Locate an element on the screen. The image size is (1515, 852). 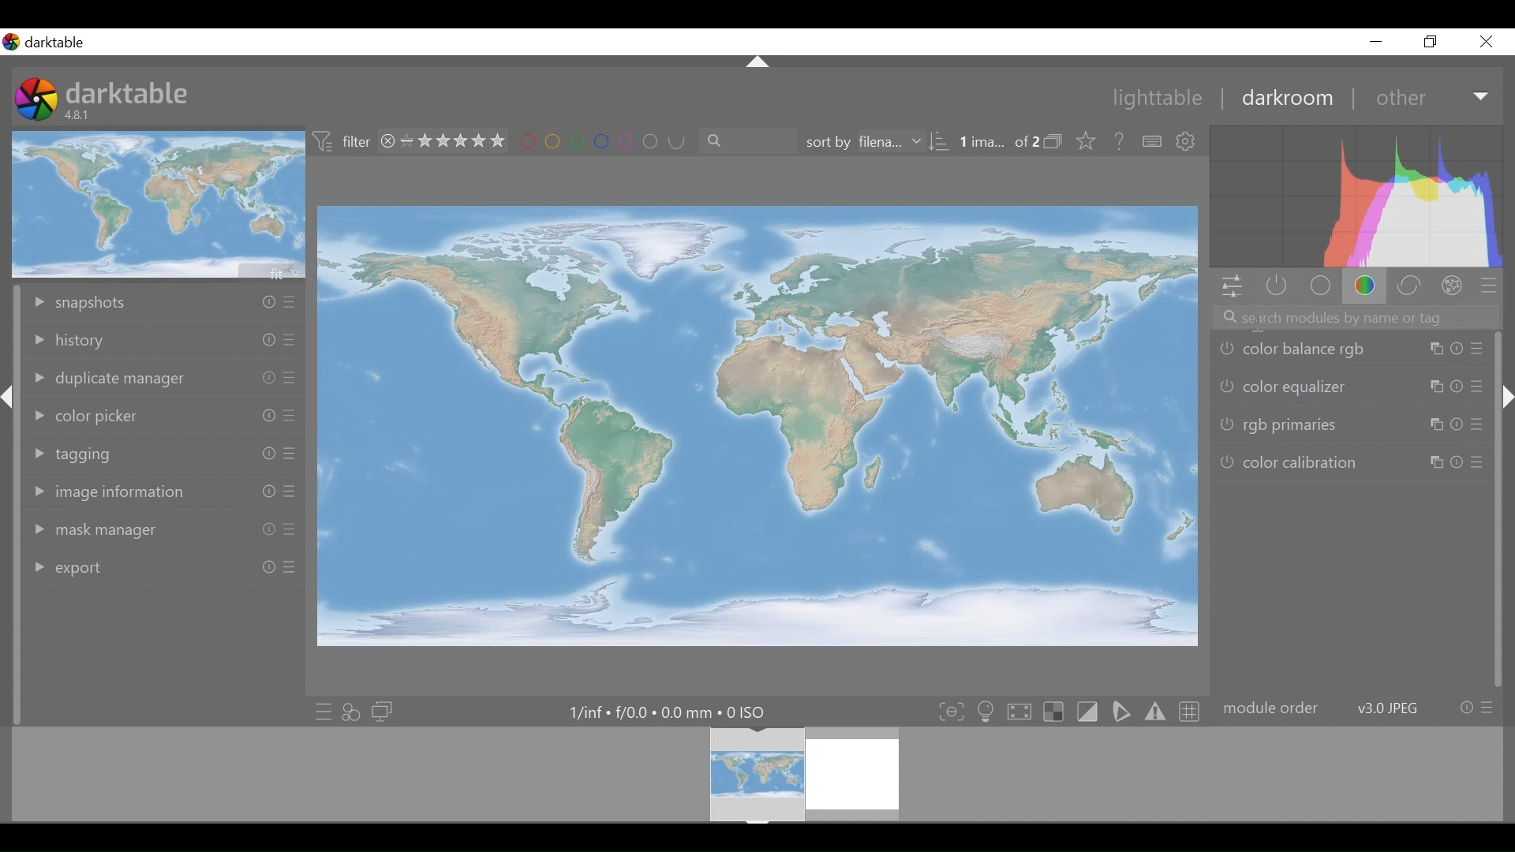
collapse grouped image is located at coordinates (1055, 141).